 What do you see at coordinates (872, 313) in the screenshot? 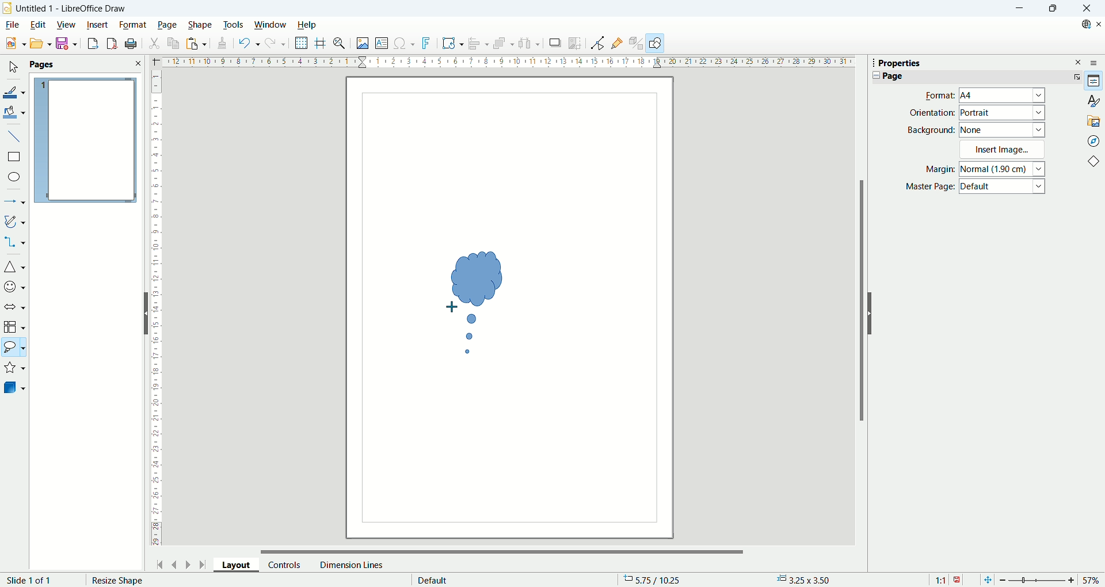
I see `Hide` at bounding box center [872, 313].